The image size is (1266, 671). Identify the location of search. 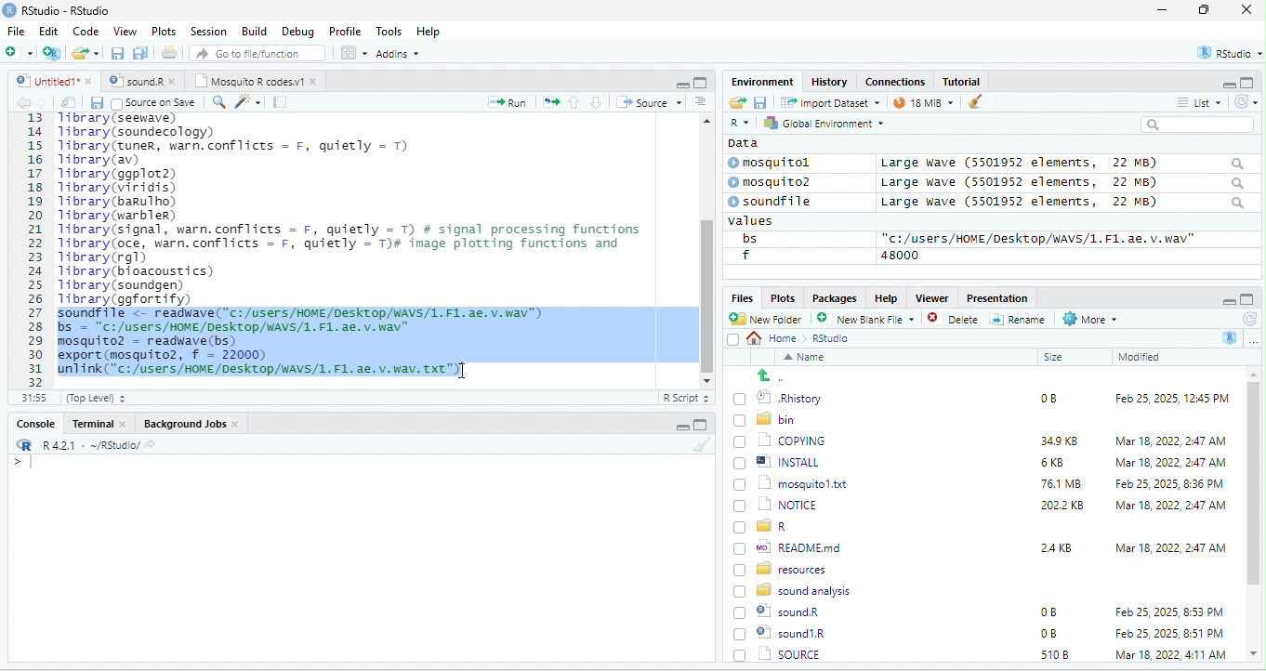
(218, 100).